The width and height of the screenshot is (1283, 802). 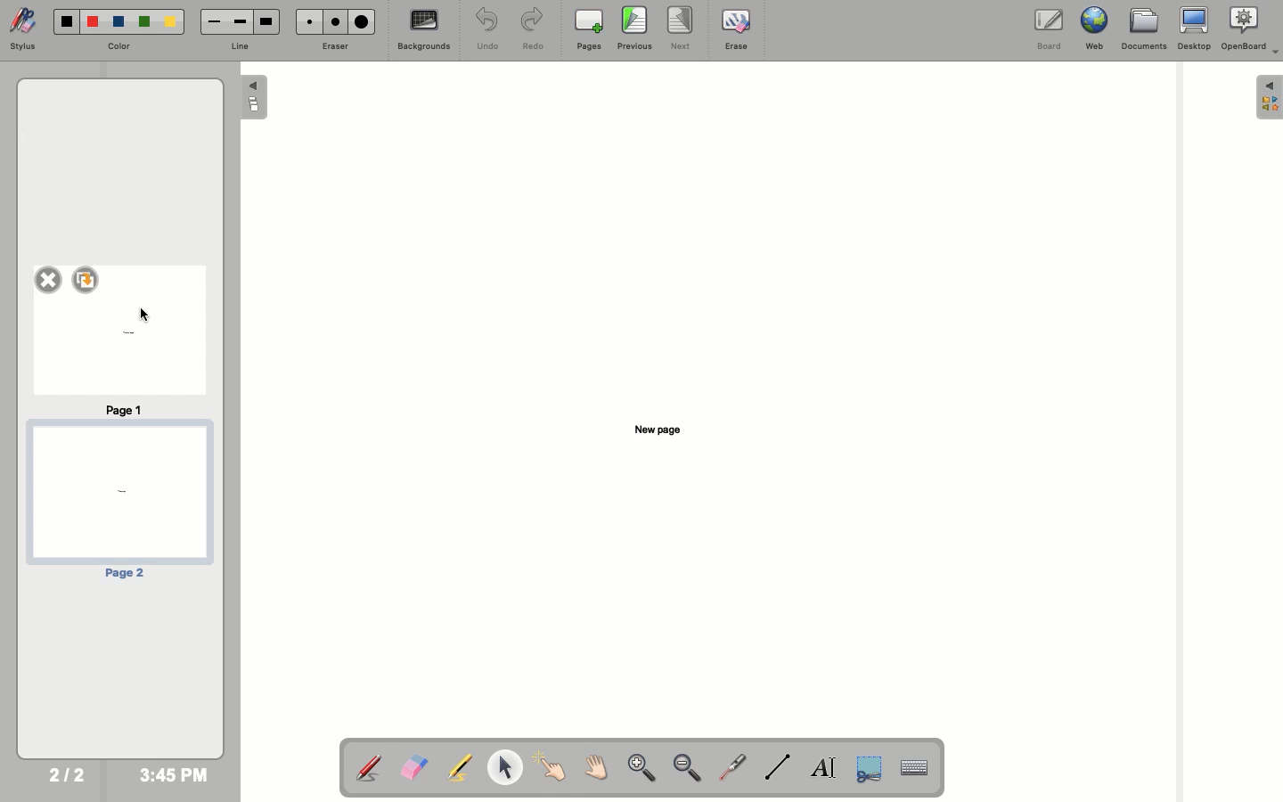 What do you see at coordinates (66, 774) in the screenshot?
I see `2/2` at bounding box center [66, 774].